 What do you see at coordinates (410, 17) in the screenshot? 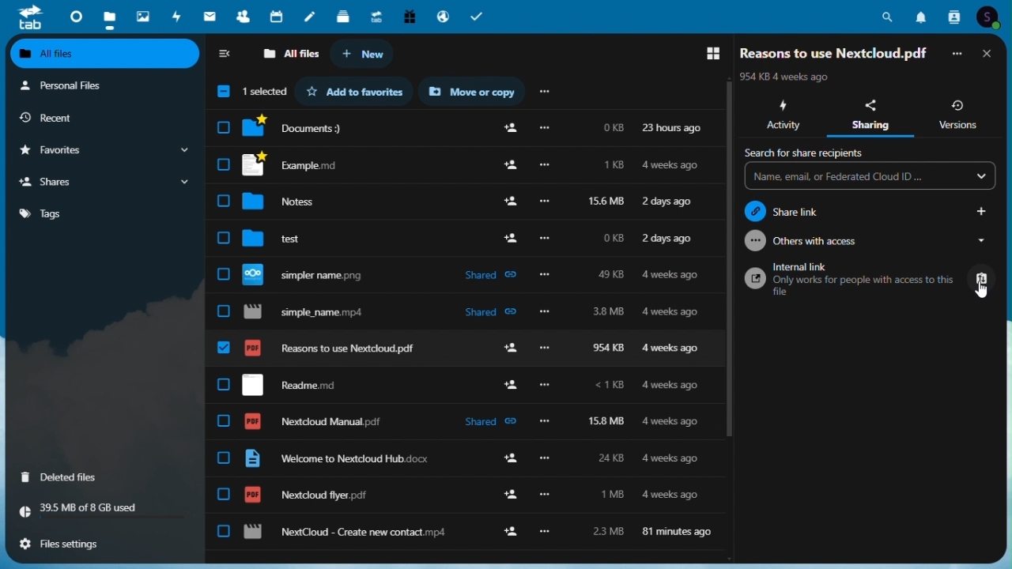
I see `Free trial` at bounding box center [410, 17].